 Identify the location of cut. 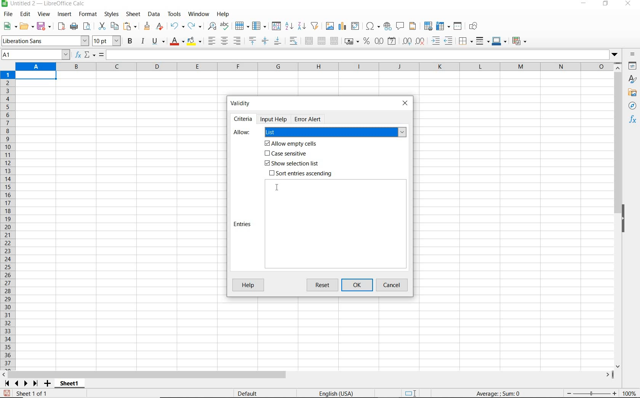
(102, 26).